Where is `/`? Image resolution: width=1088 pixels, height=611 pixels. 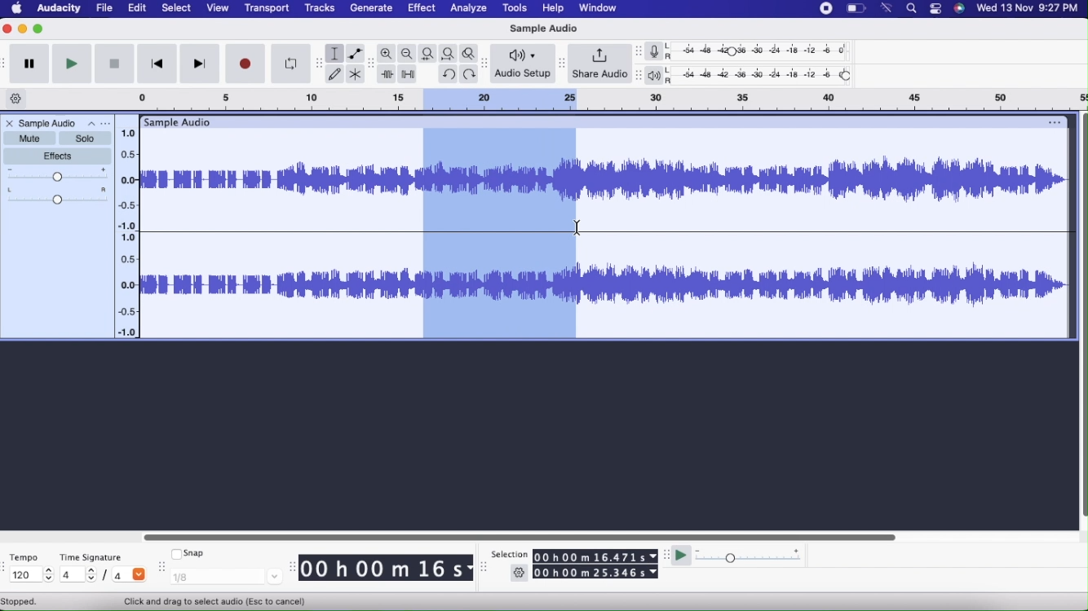
/ is located at coordinates (108, 578).